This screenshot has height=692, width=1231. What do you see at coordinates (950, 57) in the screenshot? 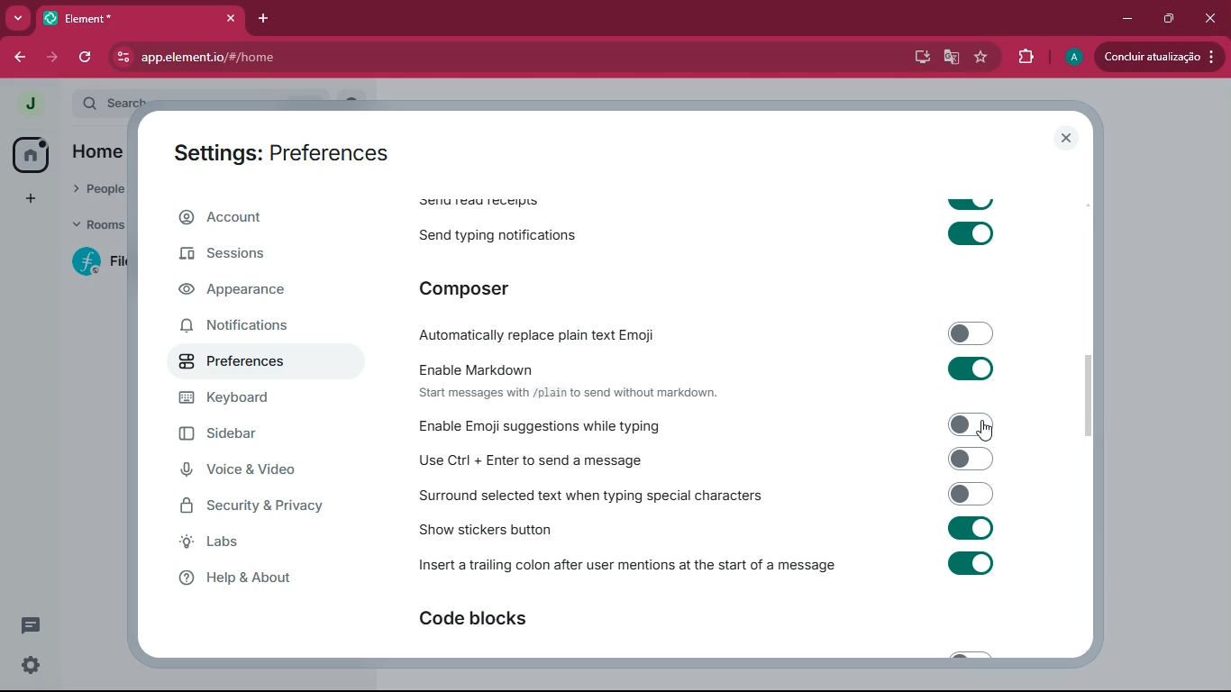
I see `google translate` at bounding box center [950, 57].